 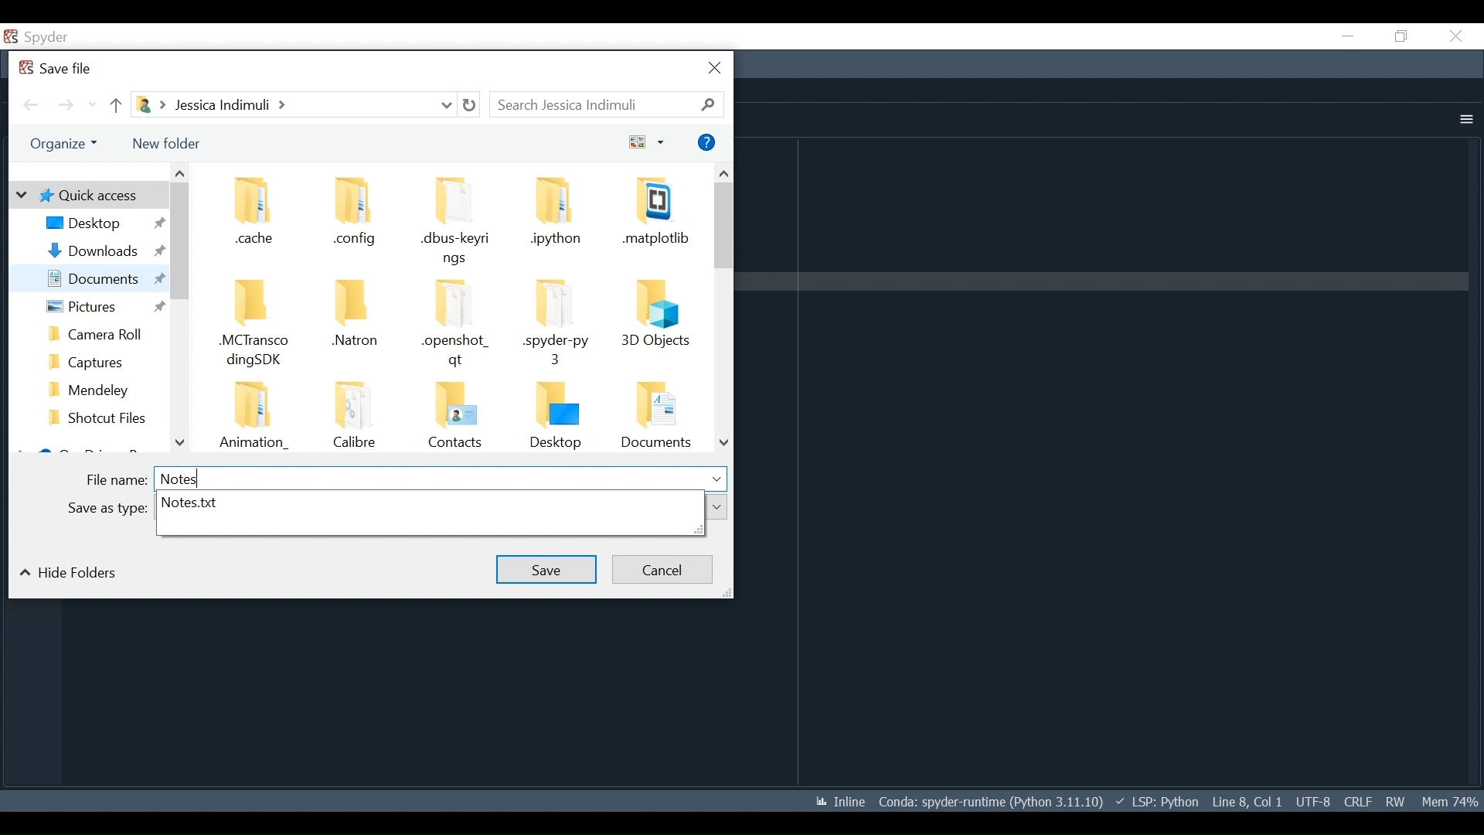 What do you see at coordinates (199, 477) in the screenshot?
I see `typing cursor ` at bounding box center [199, 477].